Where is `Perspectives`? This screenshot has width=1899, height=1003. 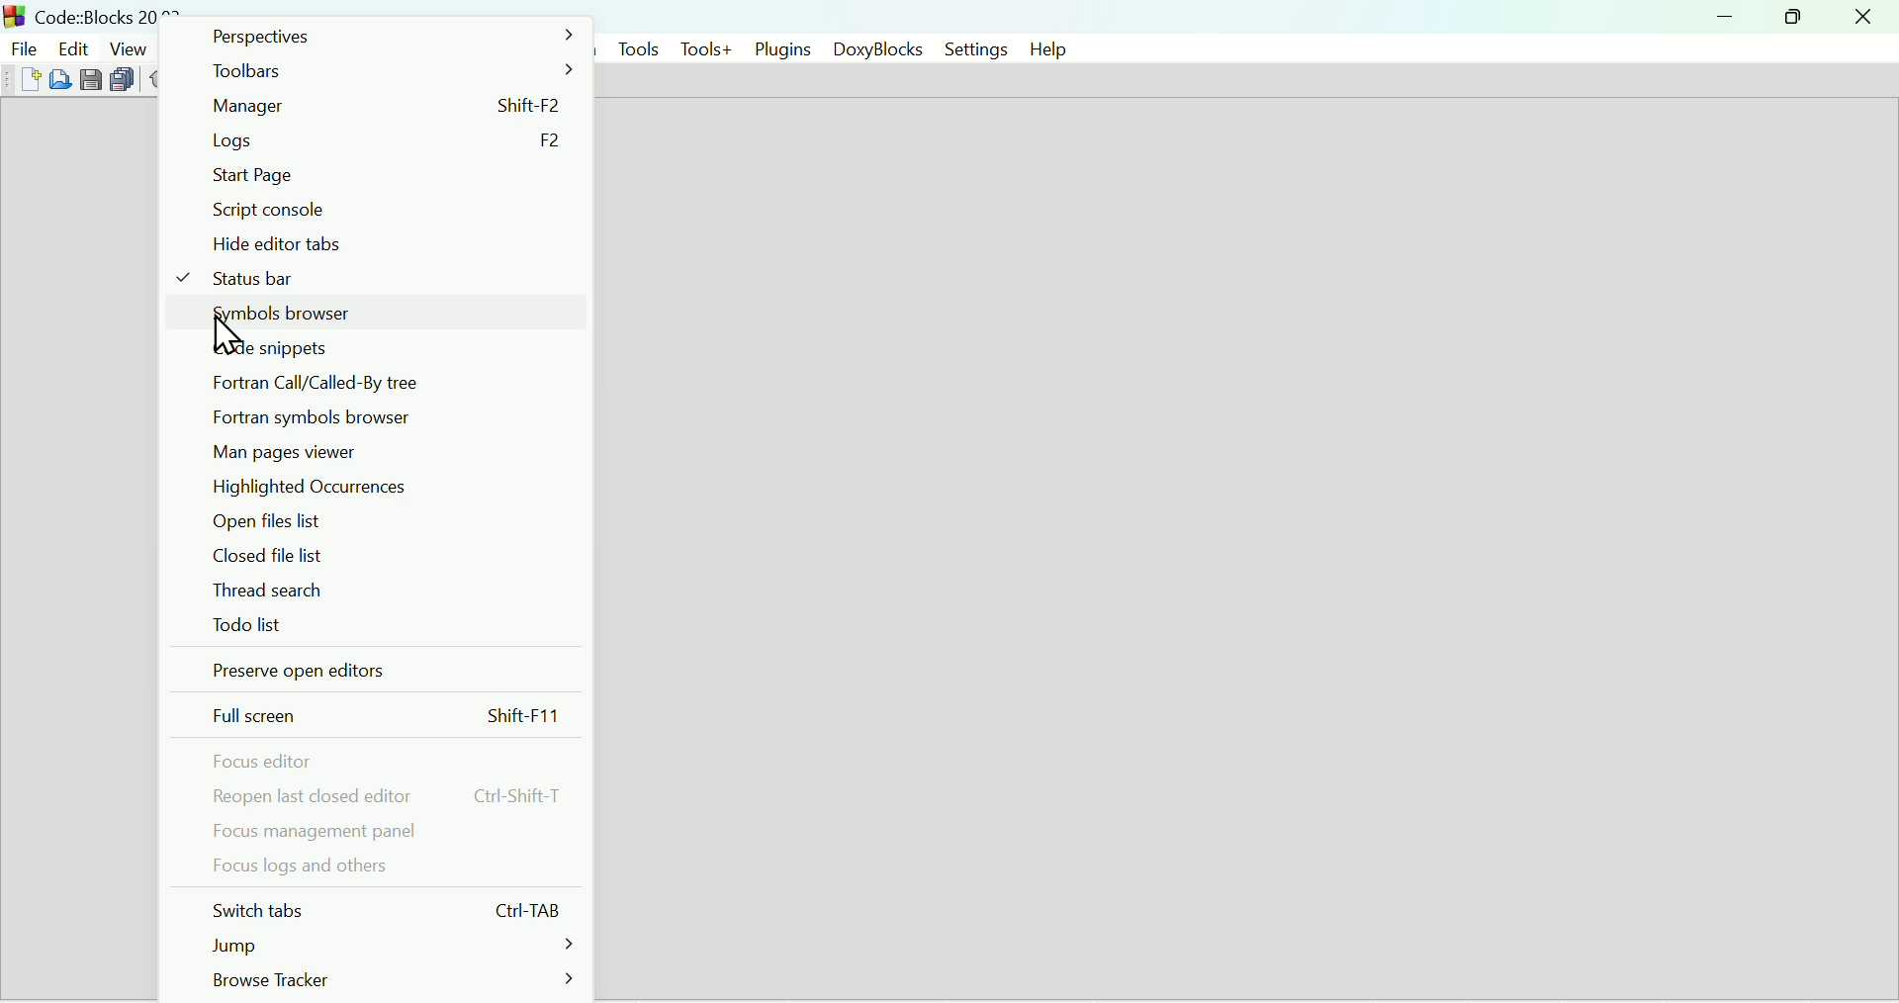 Perspectives is located at coordinates (389, 35).